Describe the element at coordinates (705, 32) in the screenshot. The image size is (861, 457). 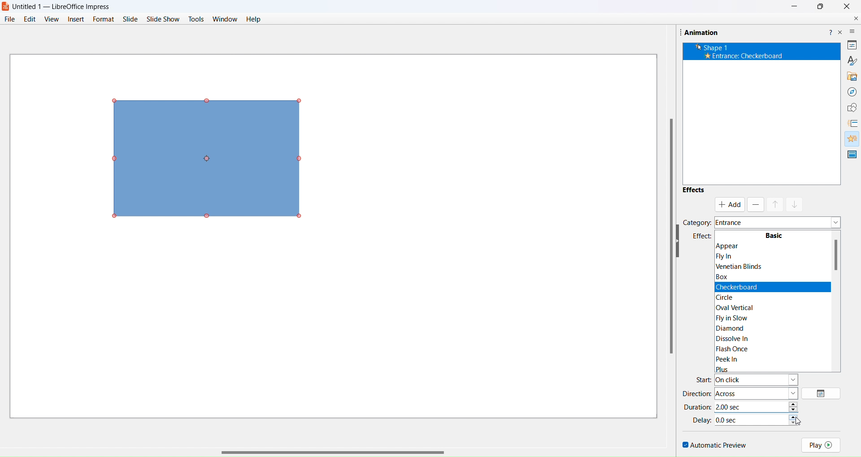
I see `Animation` at that location.